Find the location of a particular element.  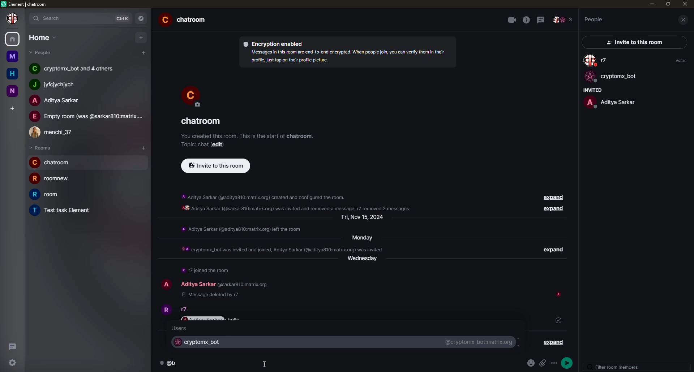

room is located at coordinates (201, 121).